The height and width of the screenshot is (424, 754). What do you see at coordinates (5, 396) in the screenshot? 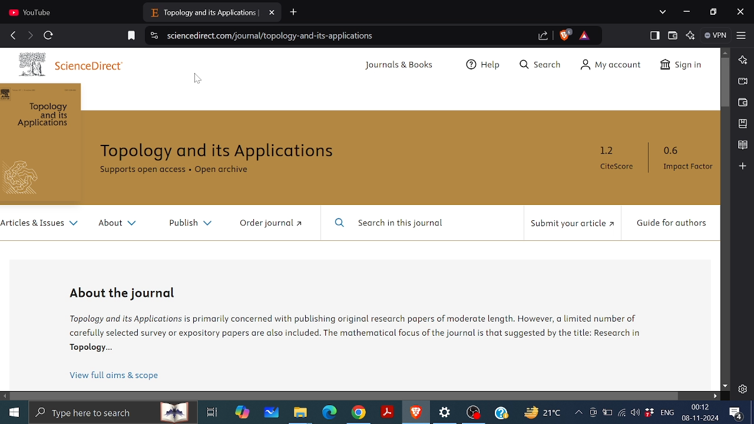
I see `Move left` at bounding box center [5, 396].